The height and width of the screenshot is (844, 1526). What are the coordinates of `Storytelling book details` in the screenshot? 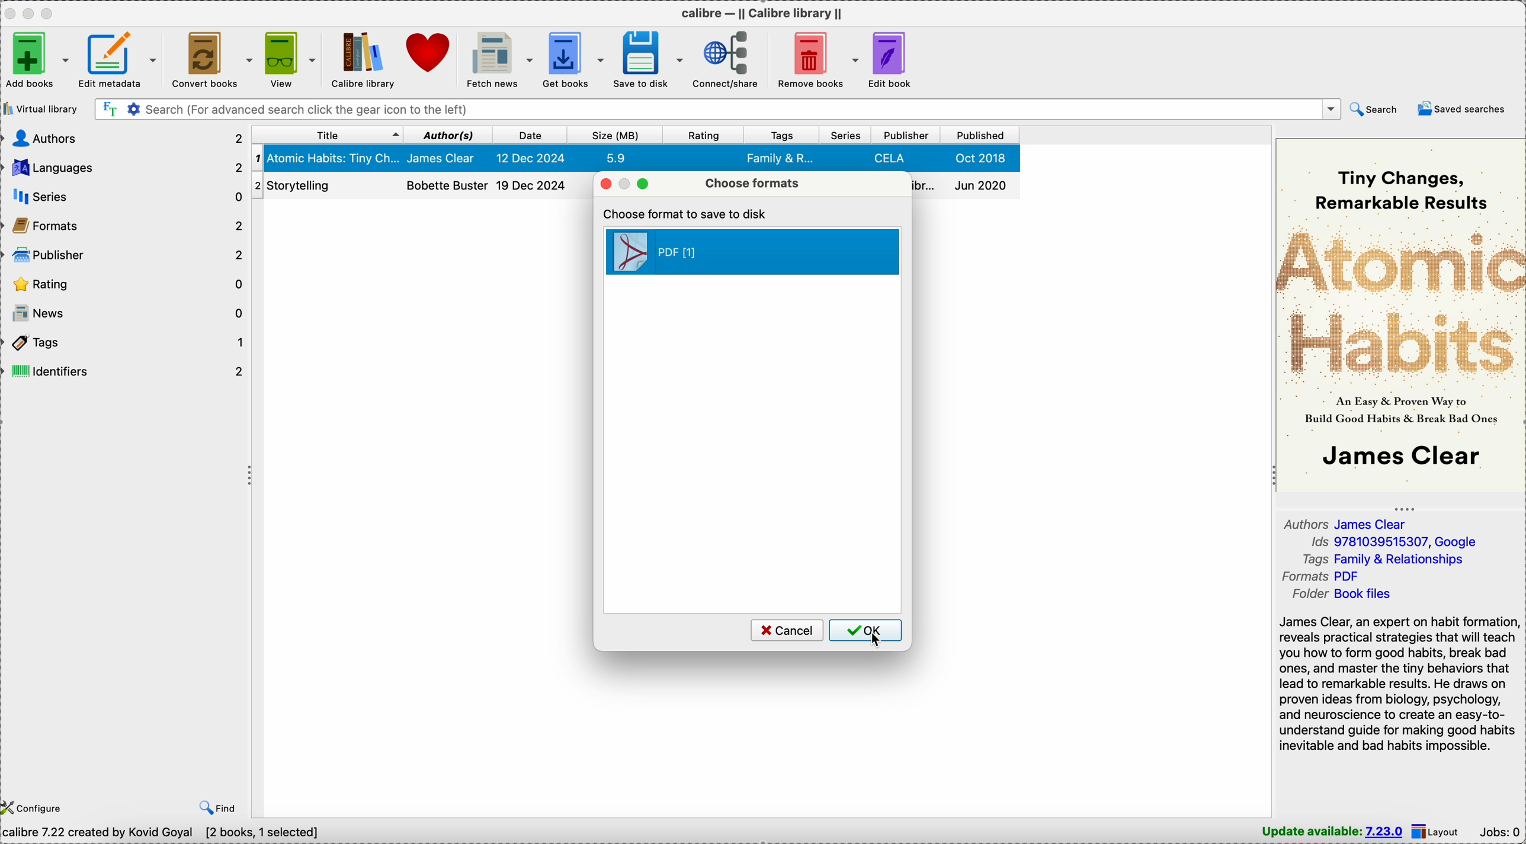 It's located at (421, 186).